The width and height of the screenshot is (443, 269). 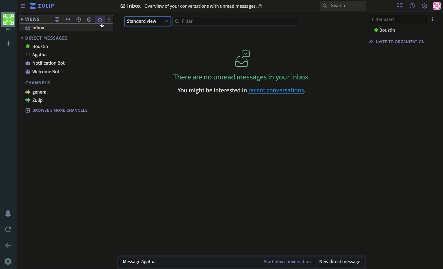 What do you see at coordinates (42, 6) in the screenshot?
I see `zulip` at bounding box center [42, 6].